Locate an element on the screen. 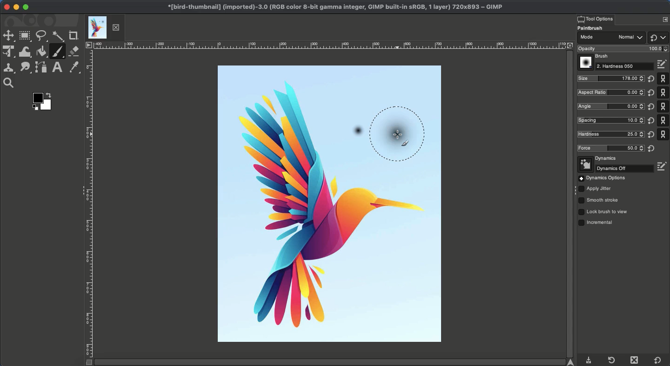 This screenshot has width=670, height=366. Clone is located at coordinates (9, 69).